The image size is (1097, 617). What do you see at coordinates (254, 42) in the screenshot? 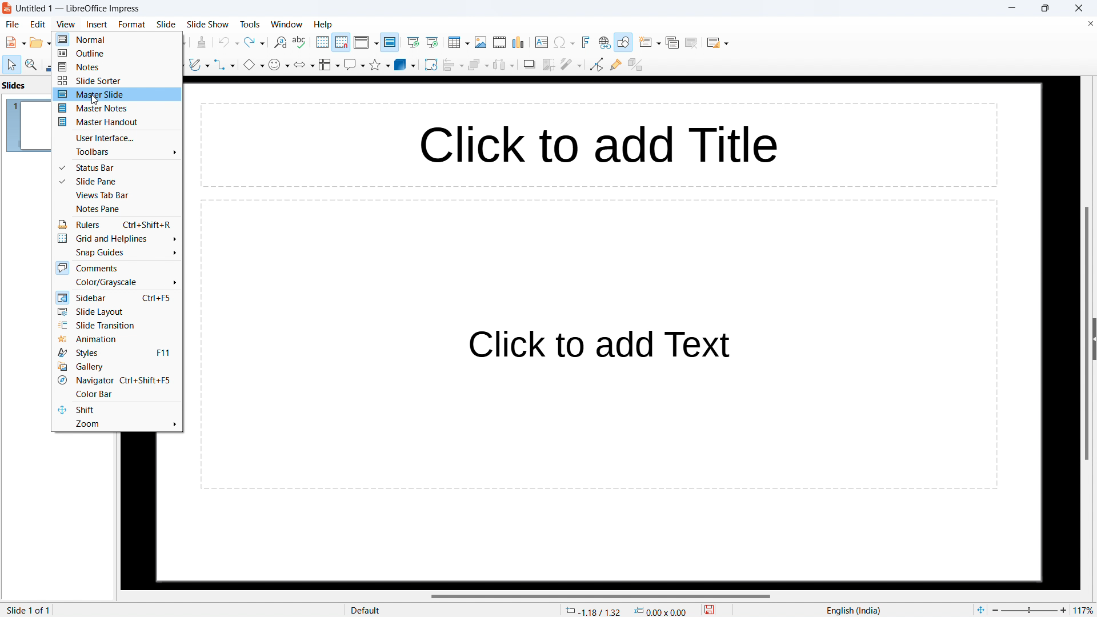
I see `redo` at bounding box center [254, 42].